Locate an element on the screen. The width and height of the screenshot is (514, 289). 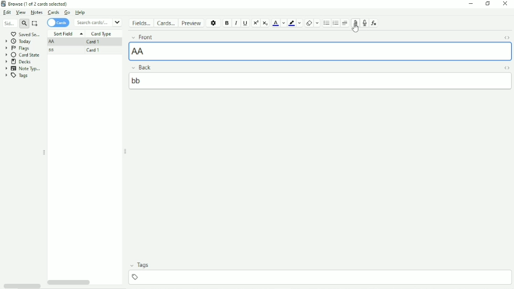
Fields is located at coordinates (141, 23).